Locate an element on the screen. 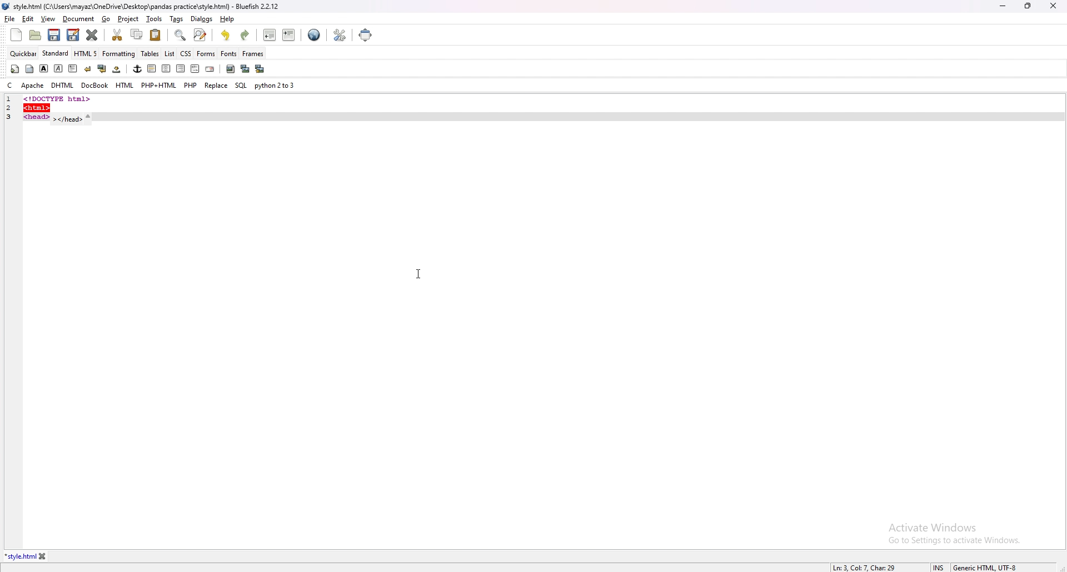  close tab is located at coordinates (43, 556).